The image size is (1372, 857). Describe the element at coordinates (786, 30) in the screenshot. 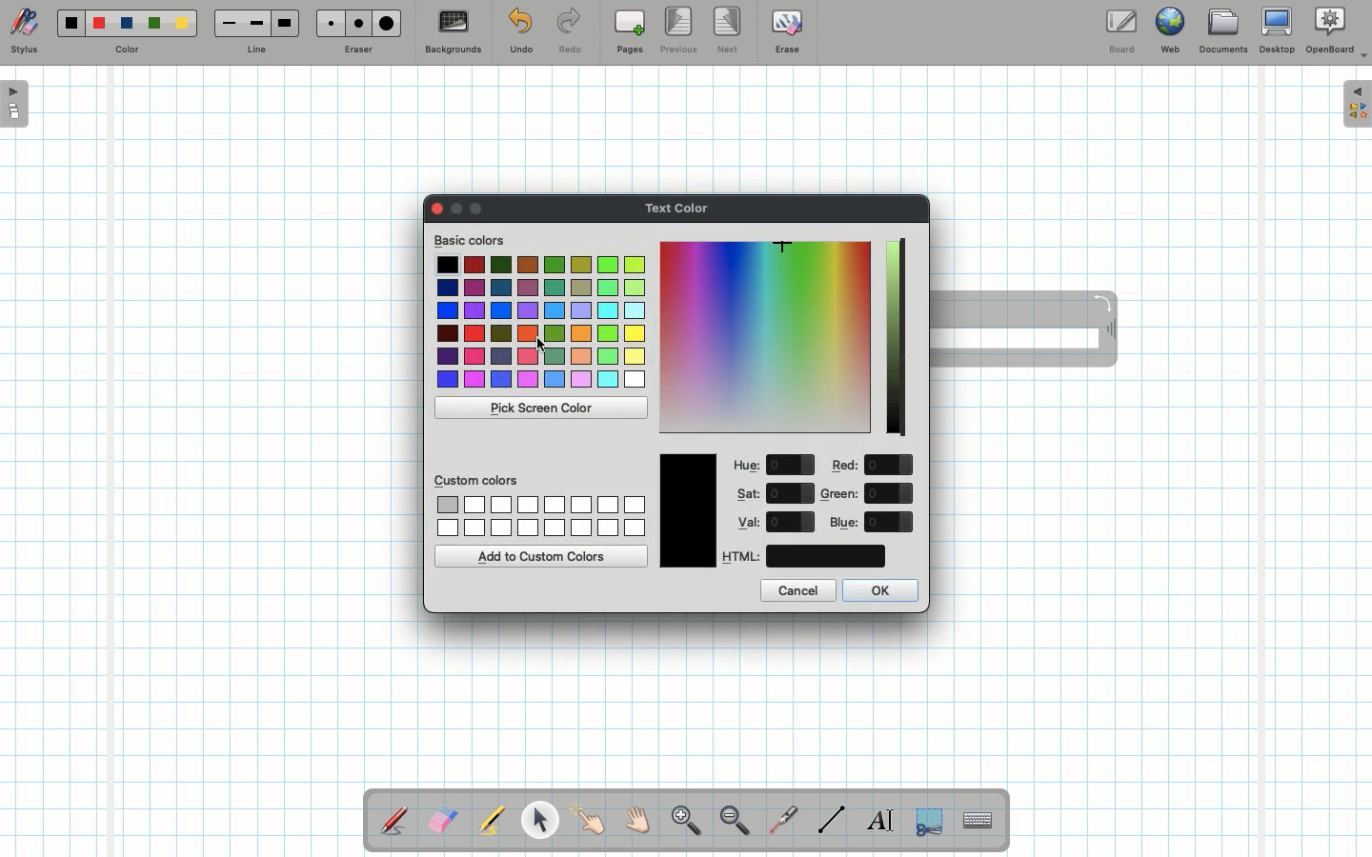

I see `Erase` at that location.